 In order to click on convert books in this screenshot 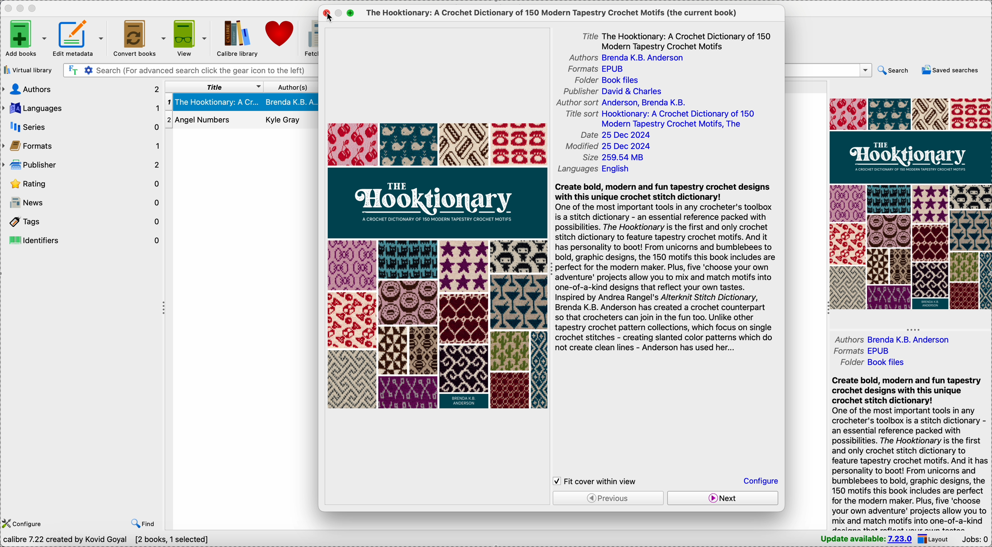, I will do `click(138, 37)`.